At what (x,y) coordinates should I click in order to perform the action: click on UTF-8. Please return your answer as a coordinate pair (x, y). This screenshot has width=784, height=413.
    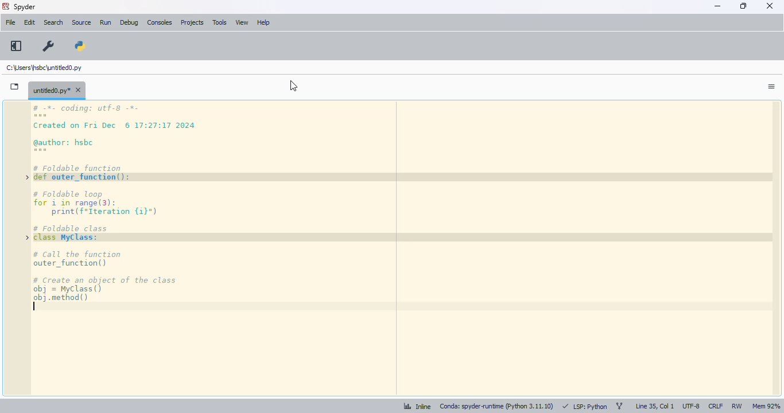
    Looking at the image, I should click on (692, 407).